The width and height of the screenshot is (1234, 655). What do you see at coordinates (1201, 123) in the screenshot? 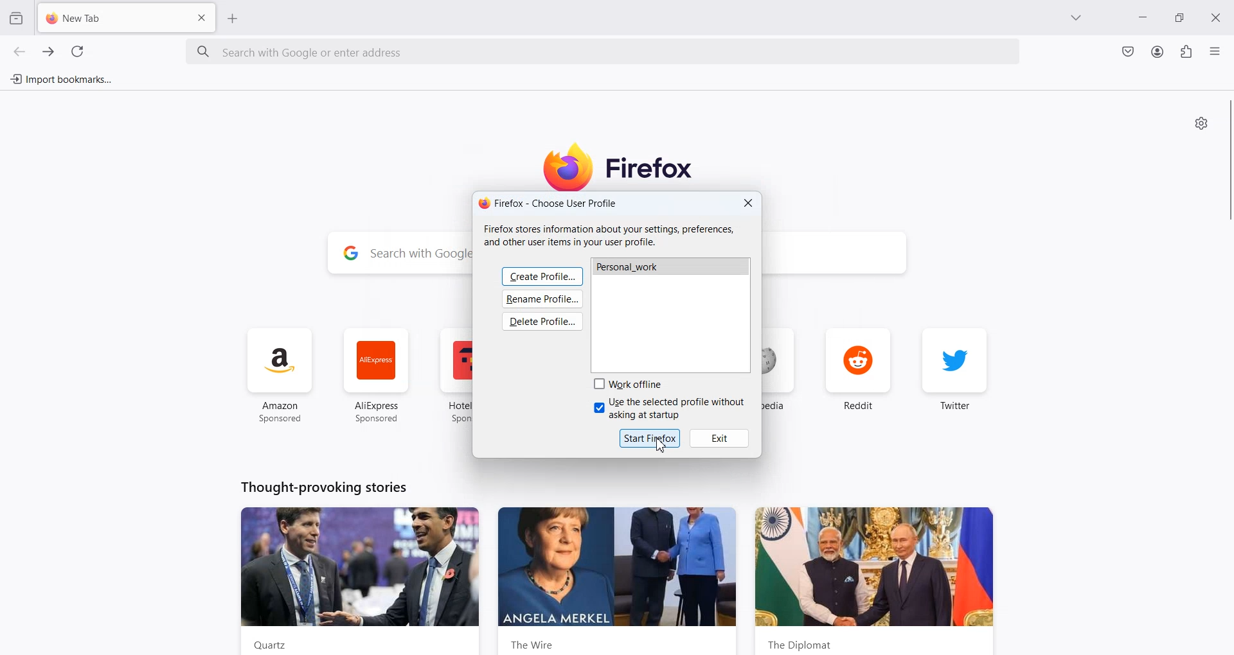
I see `Personalize new tab ` at bounding box center [1201, 123].